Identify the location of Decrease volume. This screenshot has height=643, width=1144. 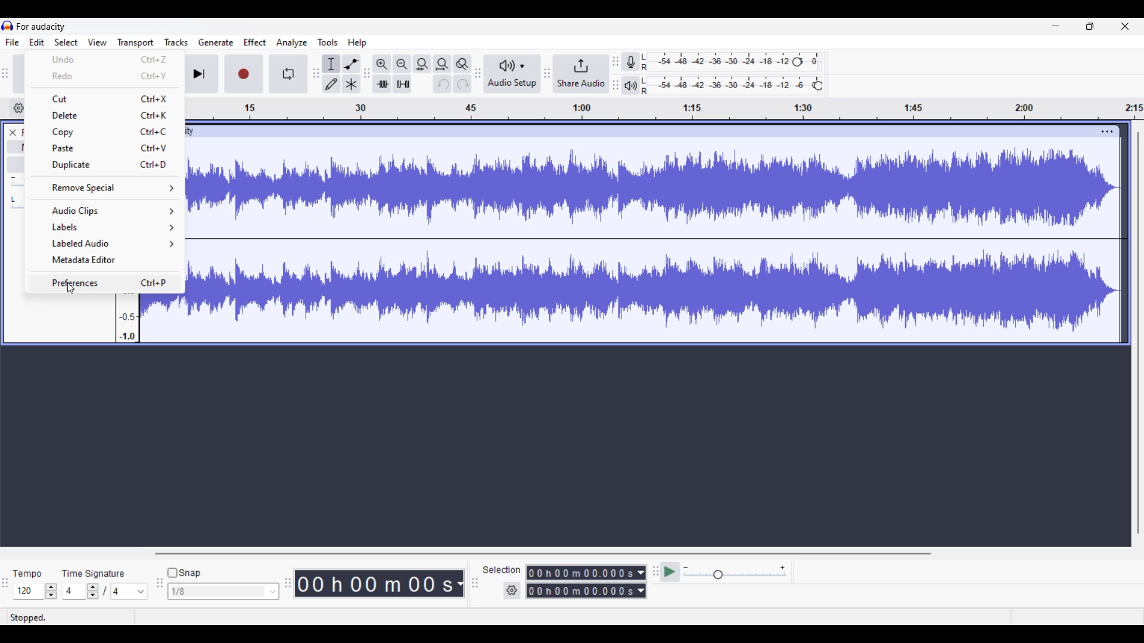
(13, 178).